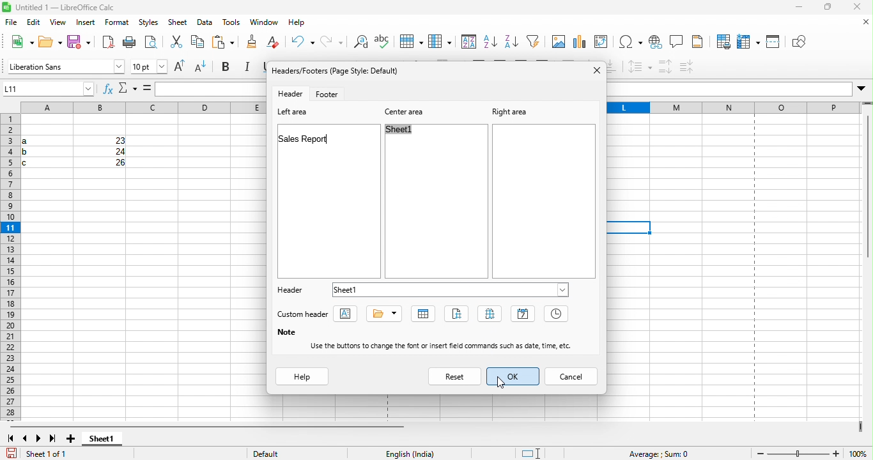  What do you see at coordinates (305, 376) in the screenshot?
I see `help` at bounding box center [305, 376].